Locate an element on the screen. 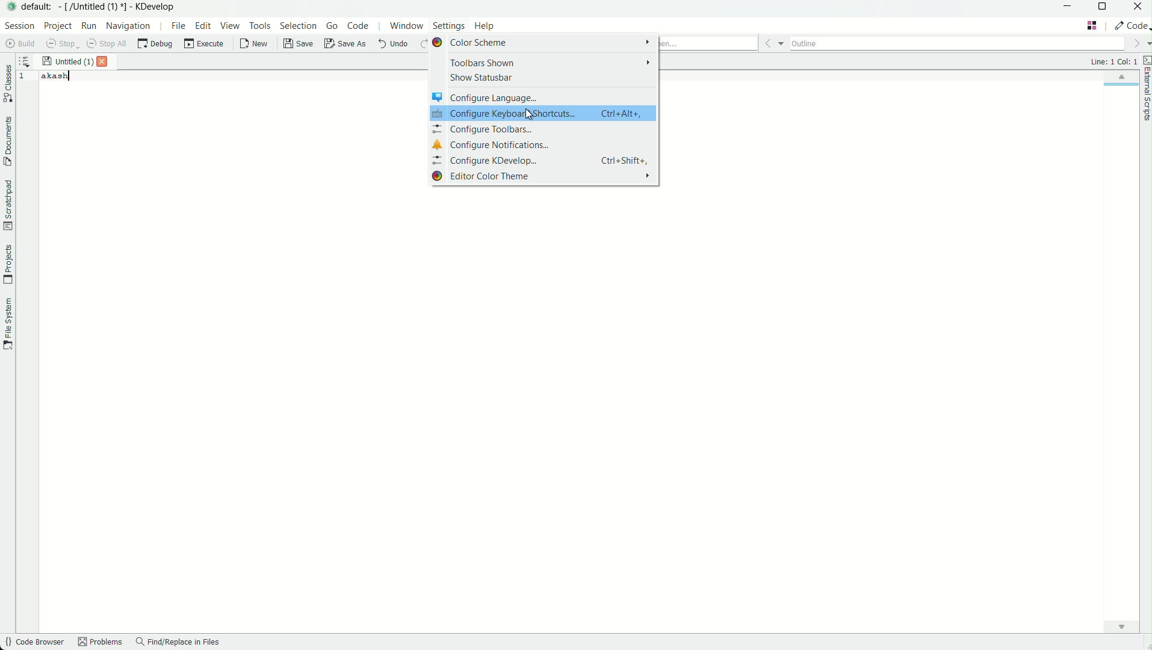 The image size is (1152, 650). configure notifications is located at coordinates (543, 144).